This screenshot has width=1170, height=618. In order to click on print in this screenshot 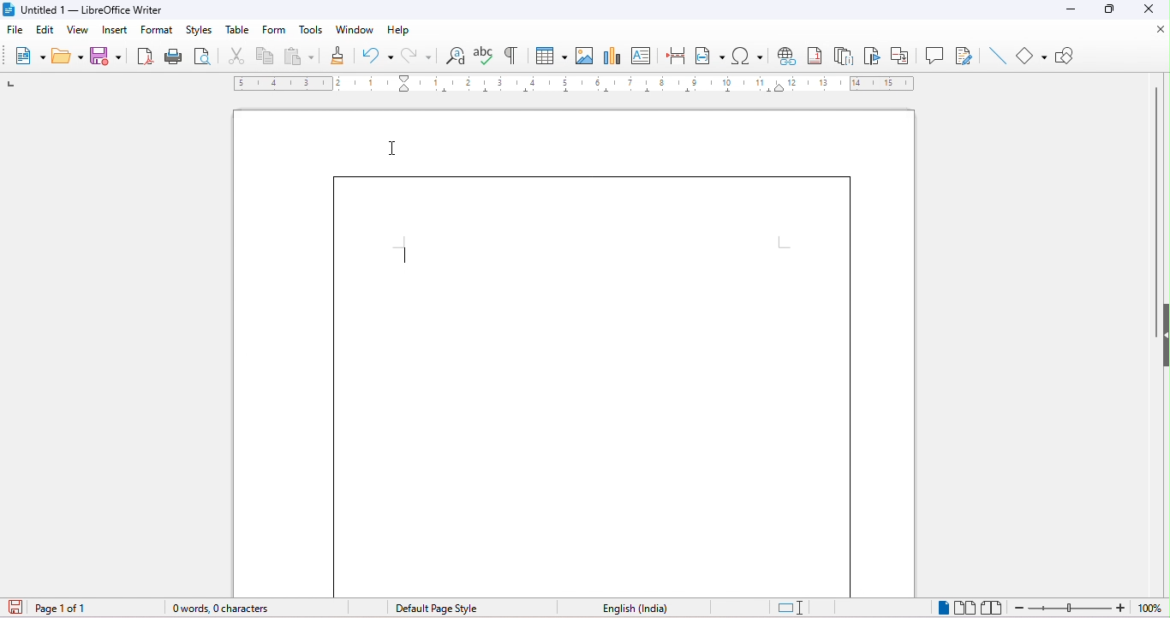, I will do `click(173, 57)`.